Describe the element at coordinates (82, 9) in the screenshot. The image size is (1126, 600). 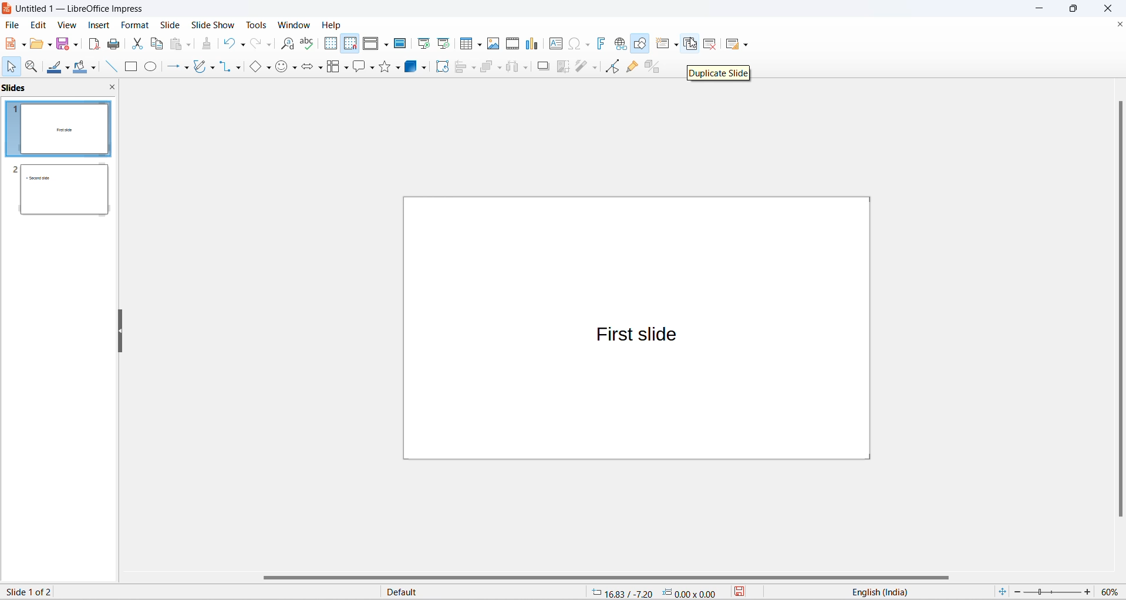
I see `file title` at that location.